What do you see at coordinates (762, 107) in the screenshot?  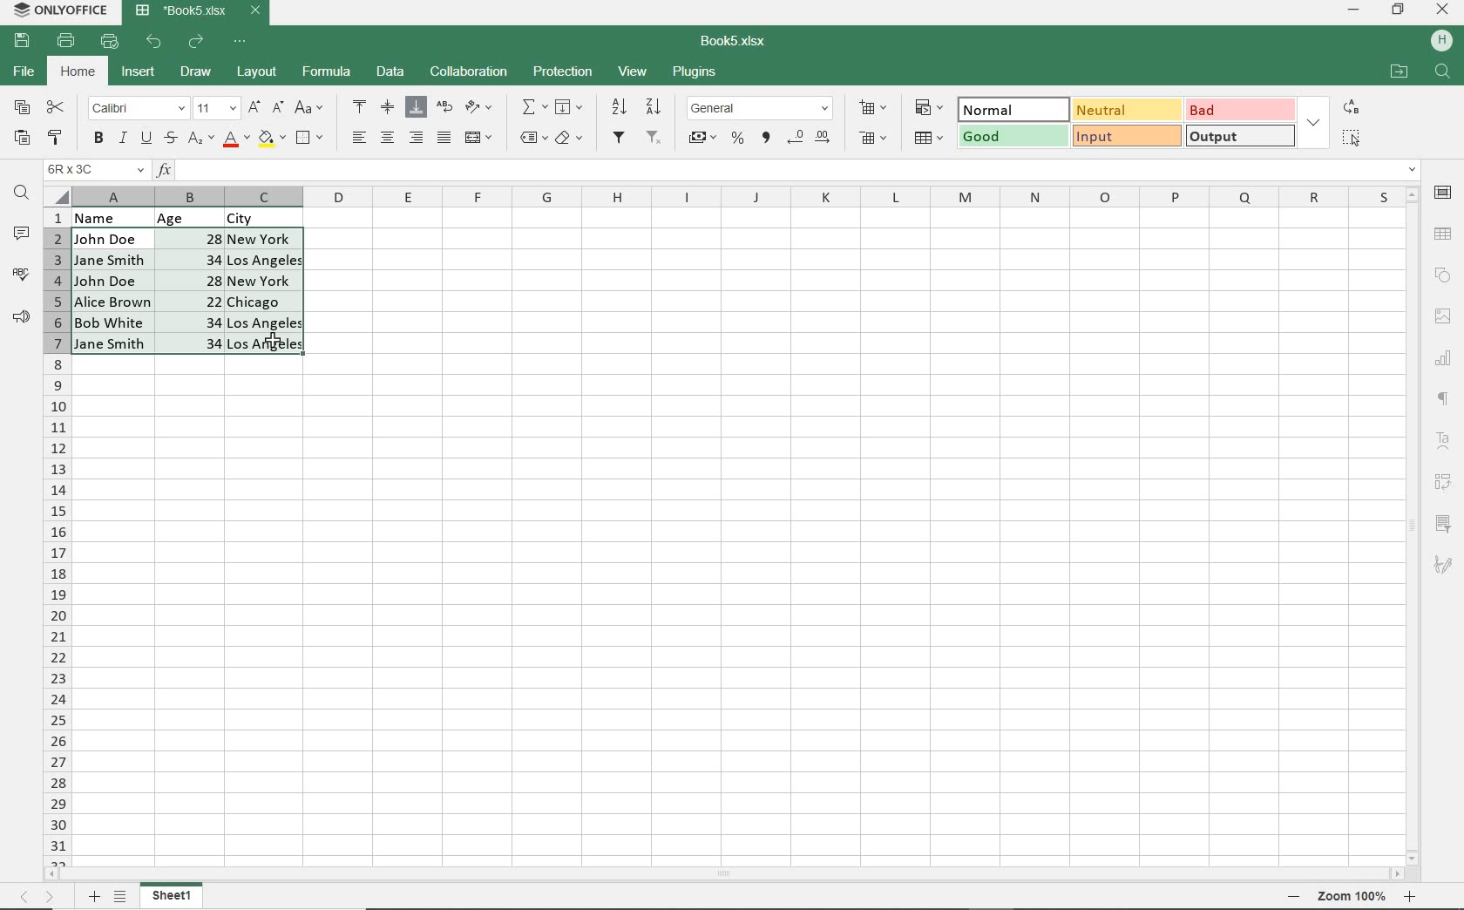 I see `NUMBER FORMAT` at bounding box center [762, 107].